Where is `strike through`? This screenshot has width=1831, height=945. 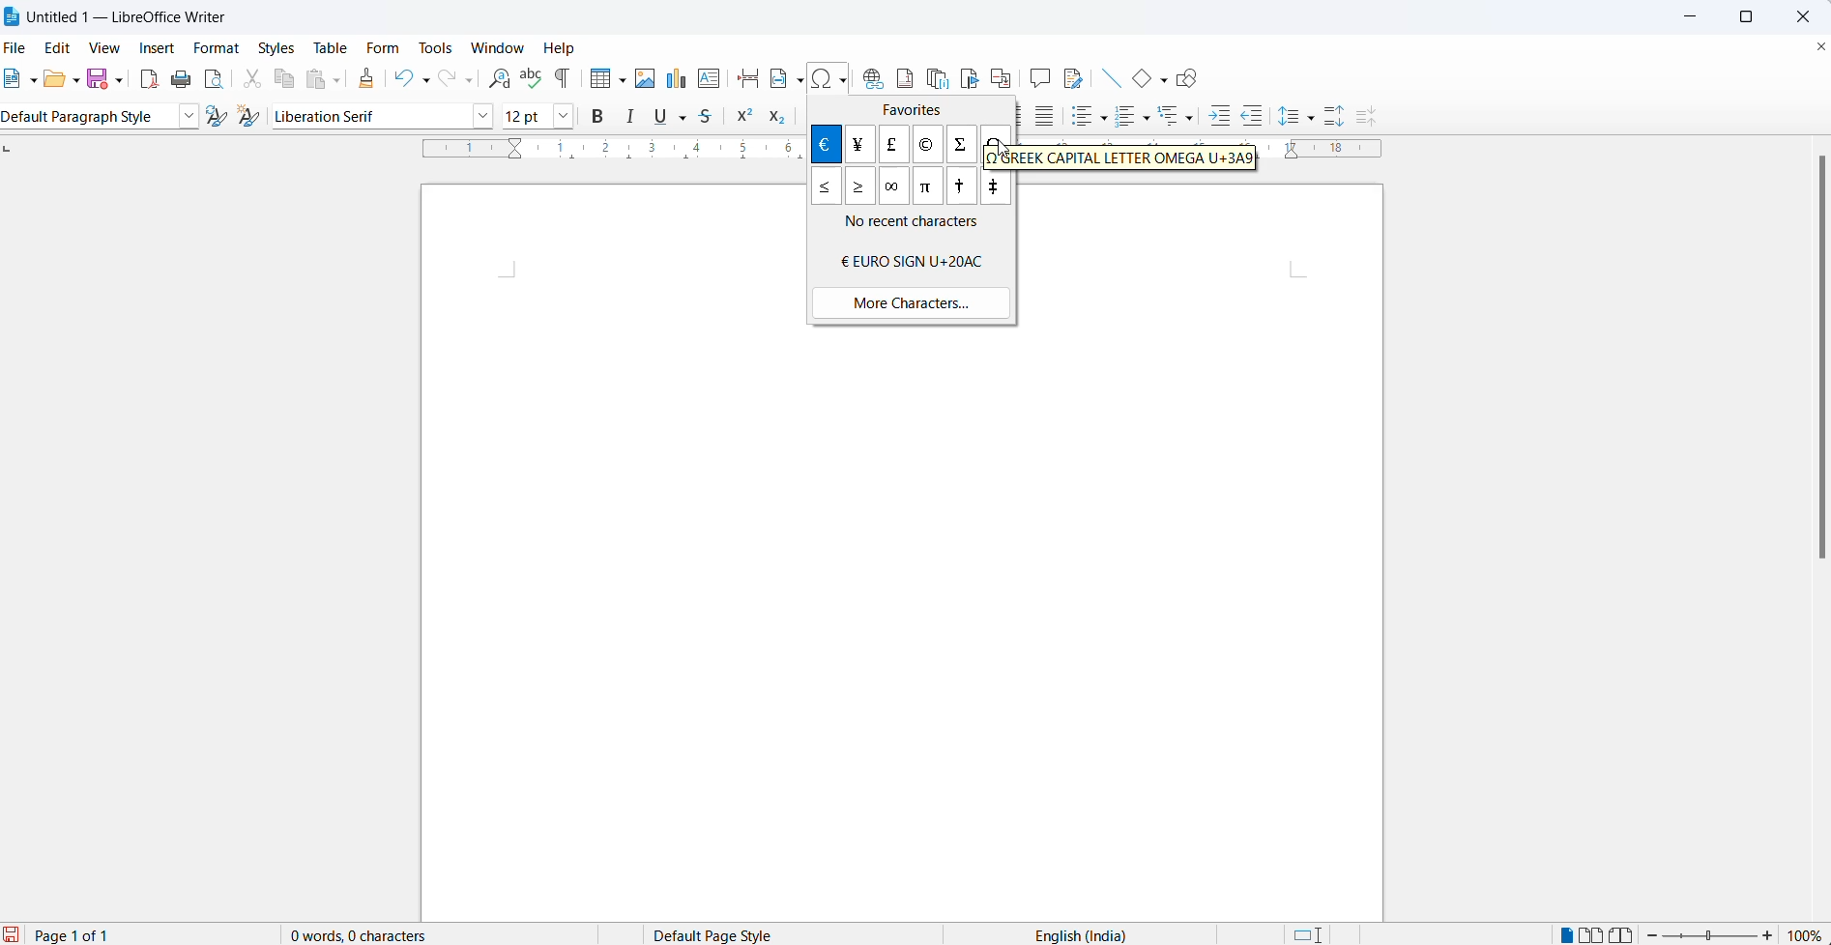
strike through is located at coordinates (712, 118).